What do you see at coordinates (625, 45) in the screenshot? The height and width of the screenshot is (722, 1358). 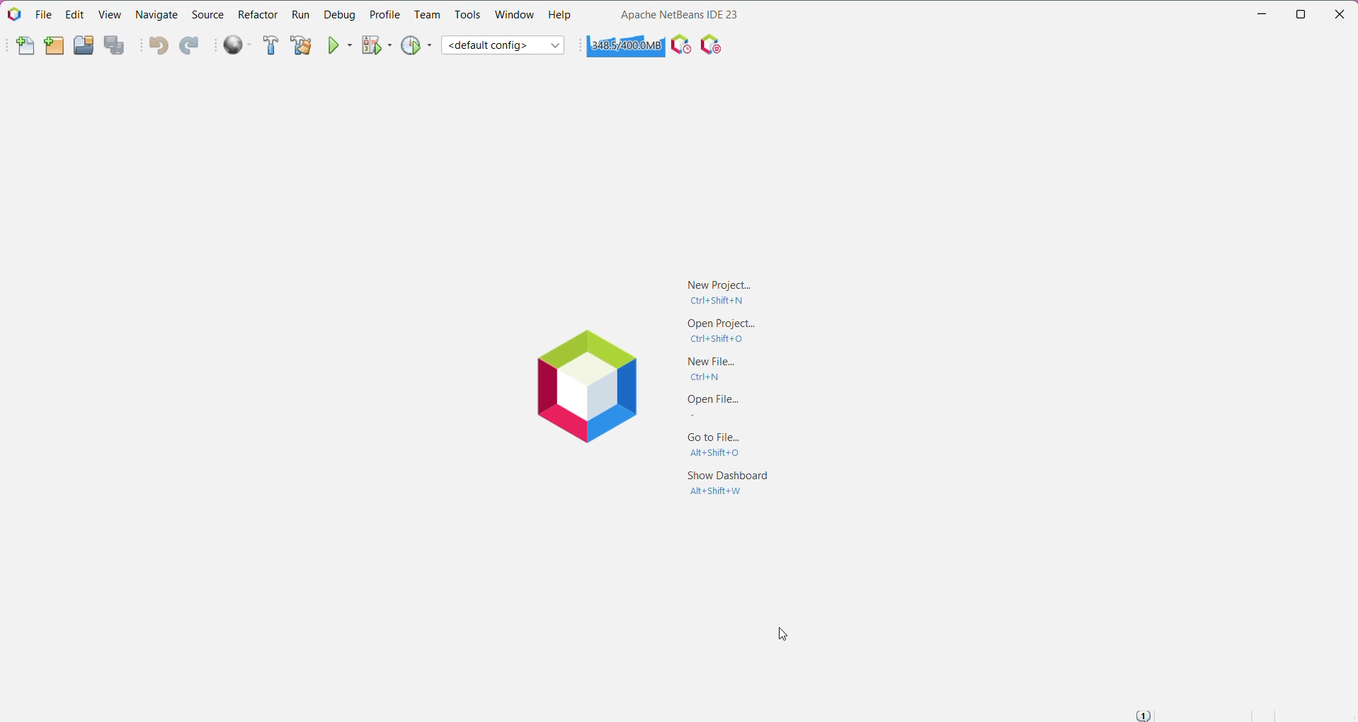 I see `Click to force garbage collection` at bounding box center [625, 45].